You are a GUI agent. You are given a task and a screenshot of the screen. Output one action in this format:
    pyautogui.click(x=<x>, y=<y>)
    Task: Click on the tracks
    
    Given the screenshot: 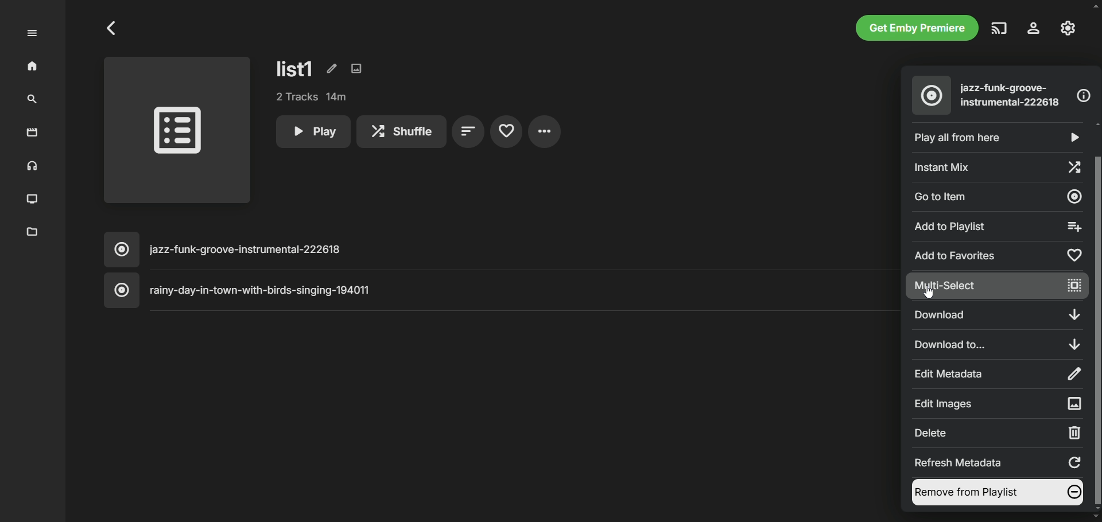 What is the action you would take?
    pyautogui.click(x=312, y=97)
    